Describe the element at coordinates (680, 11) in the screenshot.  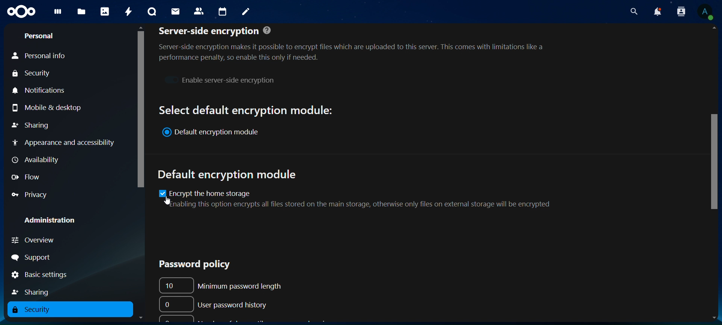
I see `notification` at that location.